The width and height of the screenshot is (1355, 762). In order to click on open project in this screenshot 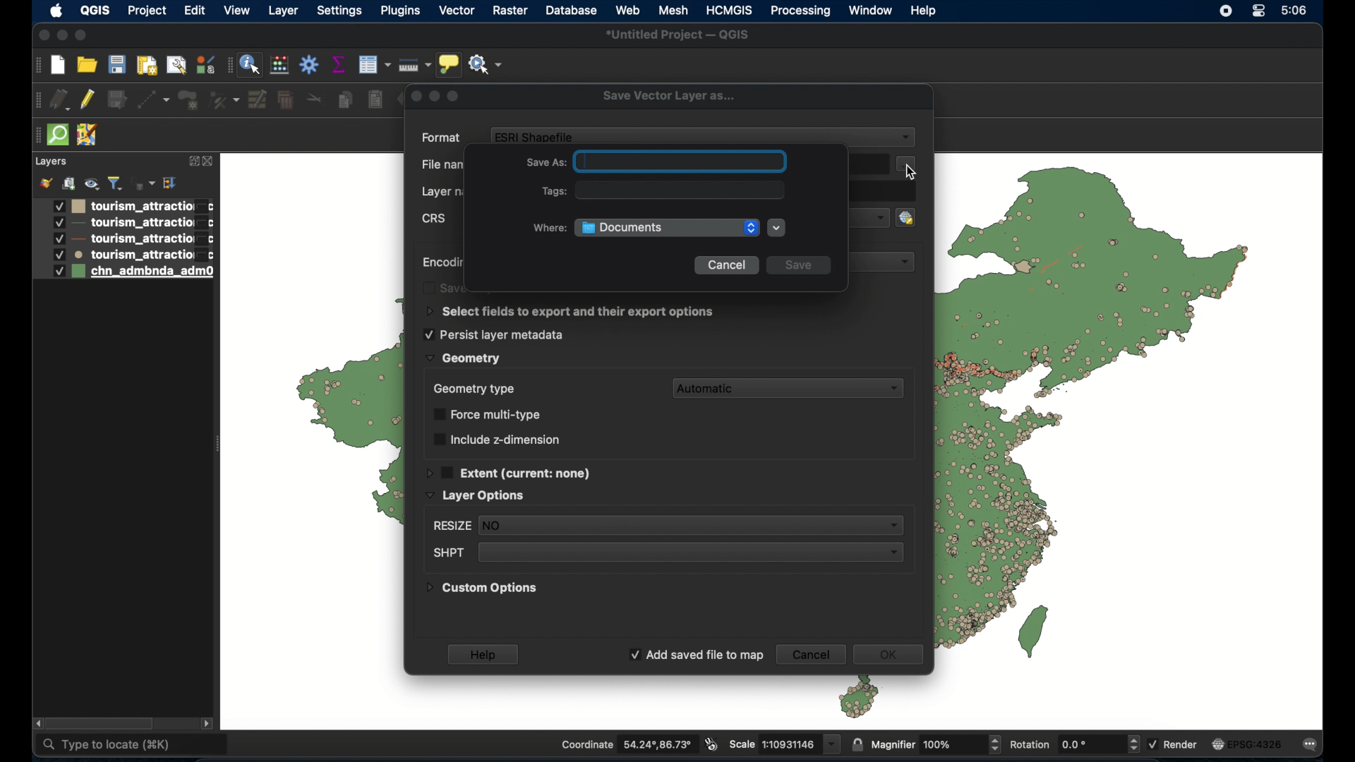, I will do `click(87, 64)`.